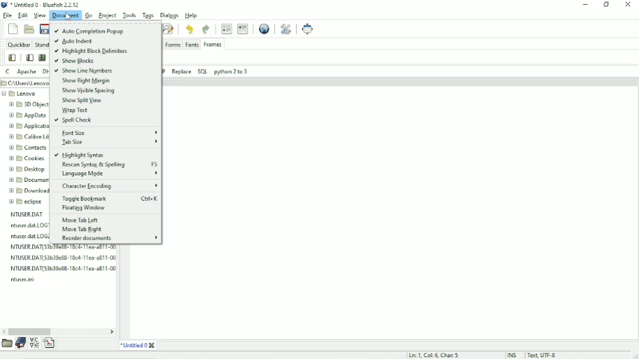 The image size is (639, 359). Describe the element at coordinates (226, 27) in the screenshot. I see `Unindent` at that location.